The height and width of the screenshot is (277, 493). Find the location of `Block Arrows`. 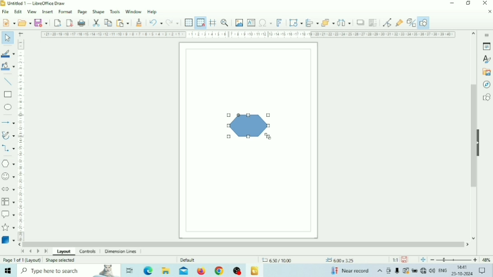

Block Arrows is located at coordinates (8, 189).